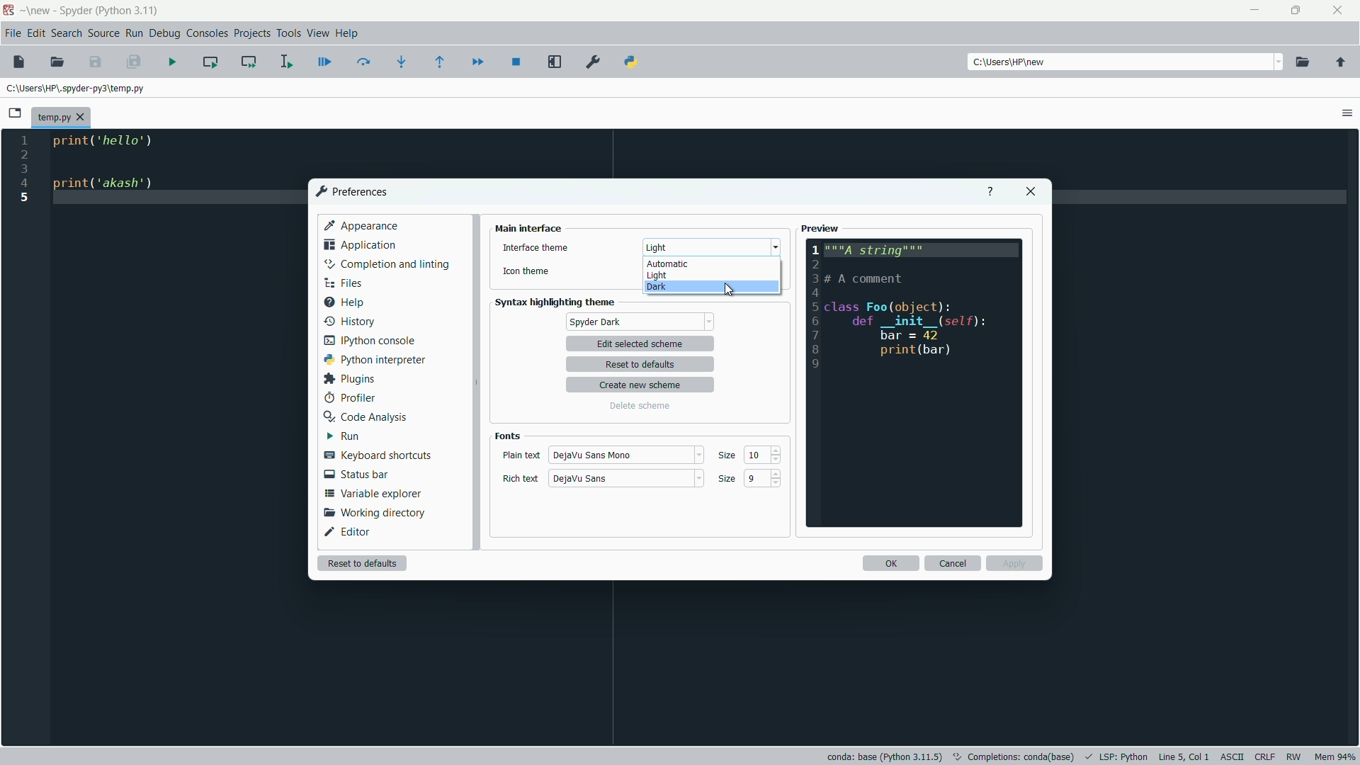  Describe the element at coordinates (631, 62) in the screenshot. I see `python path manager` at that location.